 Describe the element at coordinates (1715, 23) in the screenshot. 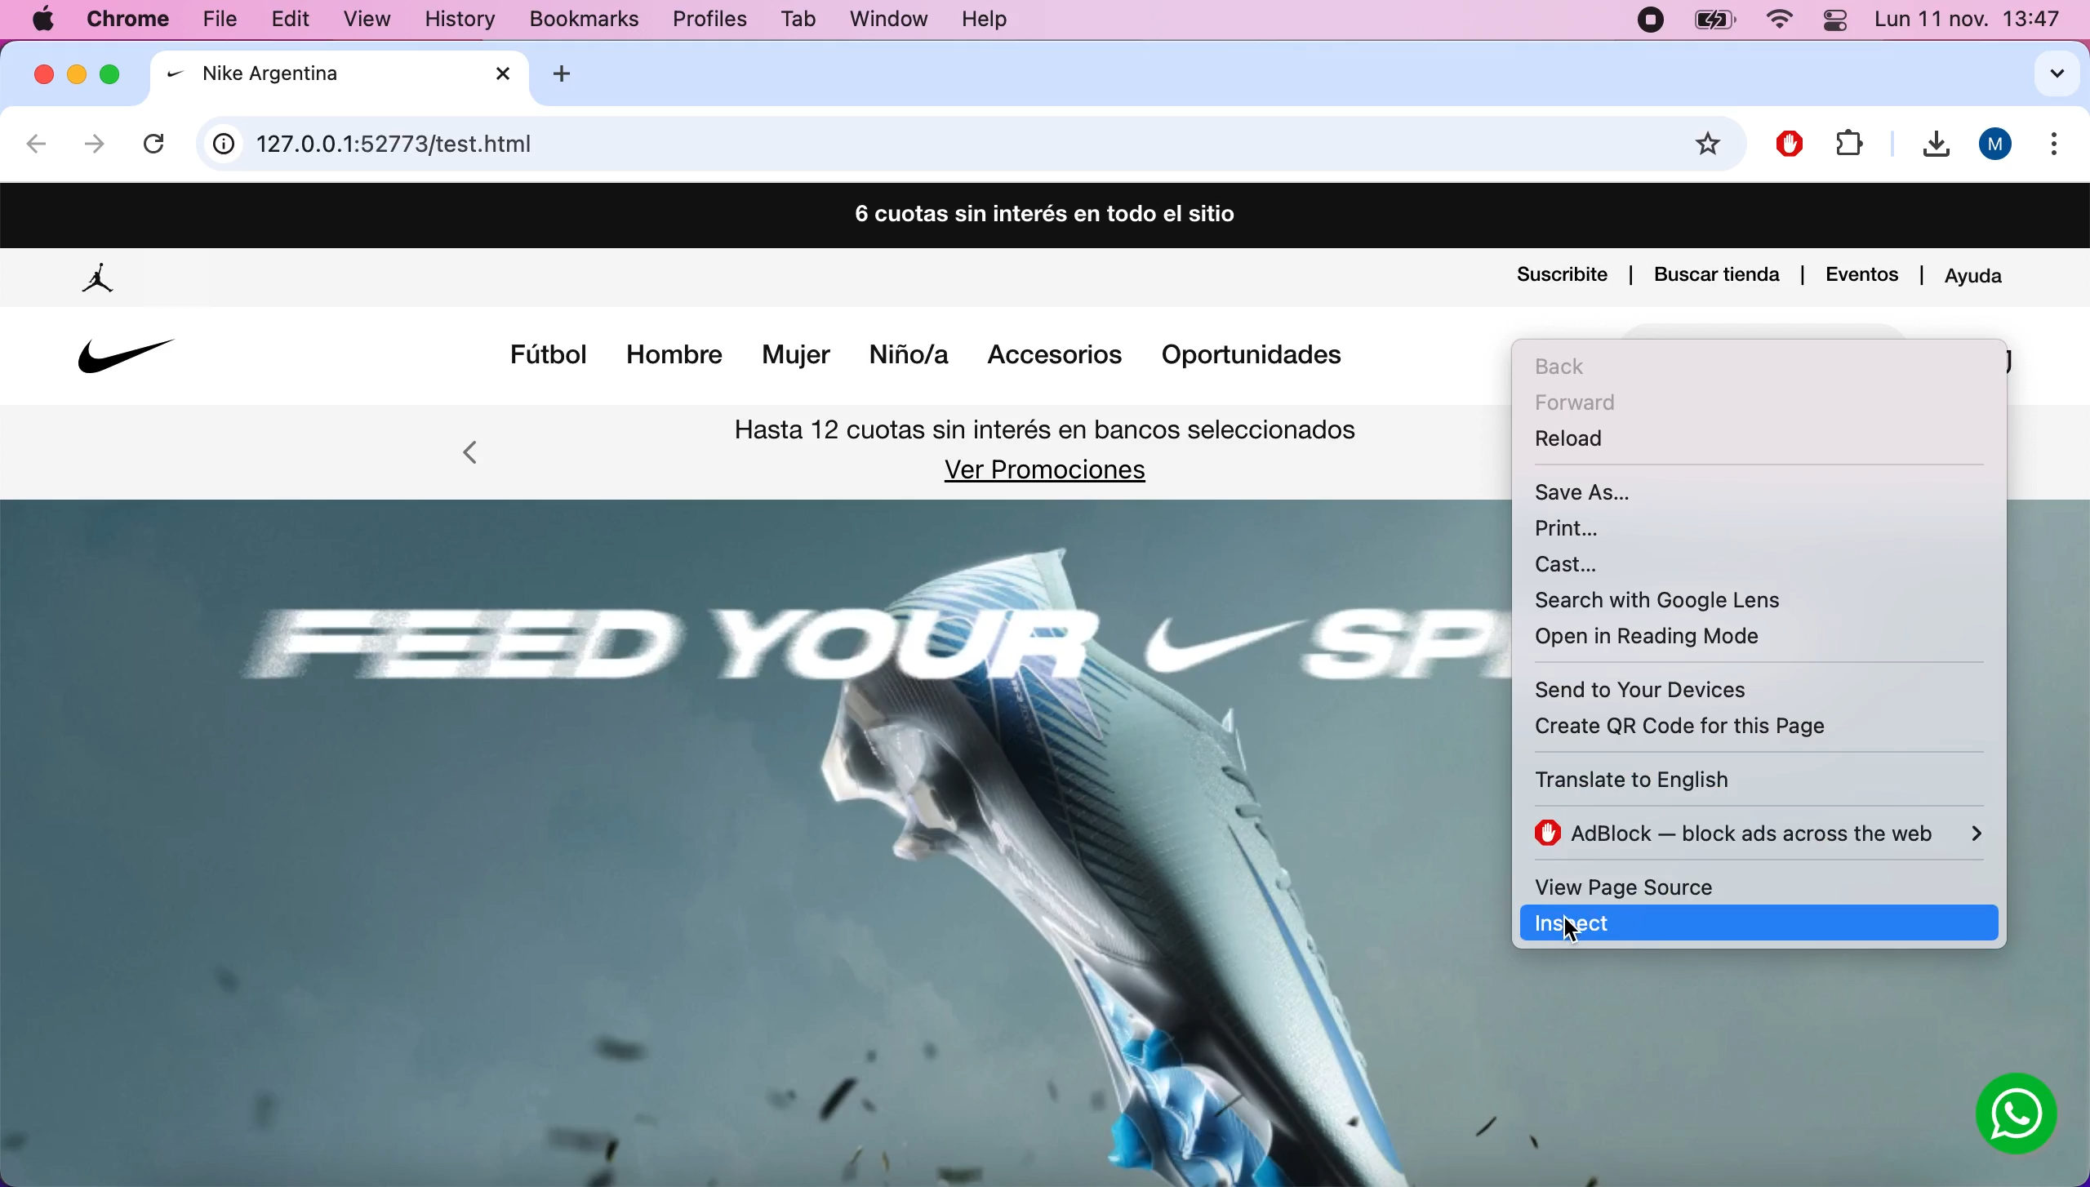

I see `battery` at that location.